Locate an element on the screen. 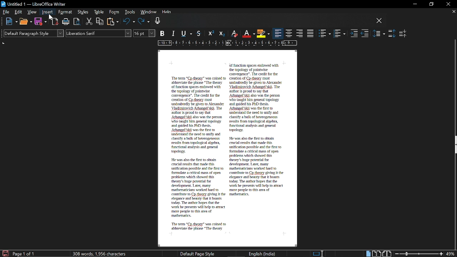 This screenshot has width=457, height=257. toggle unordered list is located at coordinates (325, 34).